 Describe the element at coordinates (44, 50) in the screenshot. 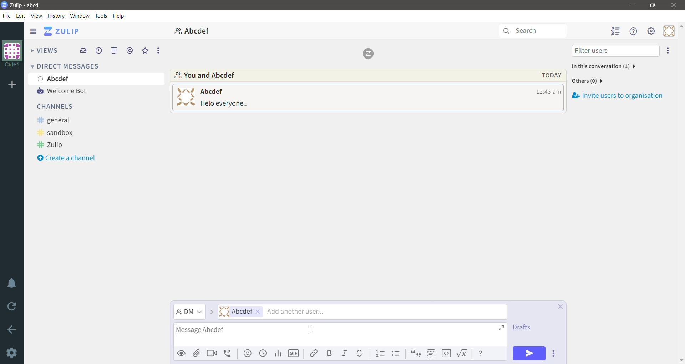

I see `Views` at that location.